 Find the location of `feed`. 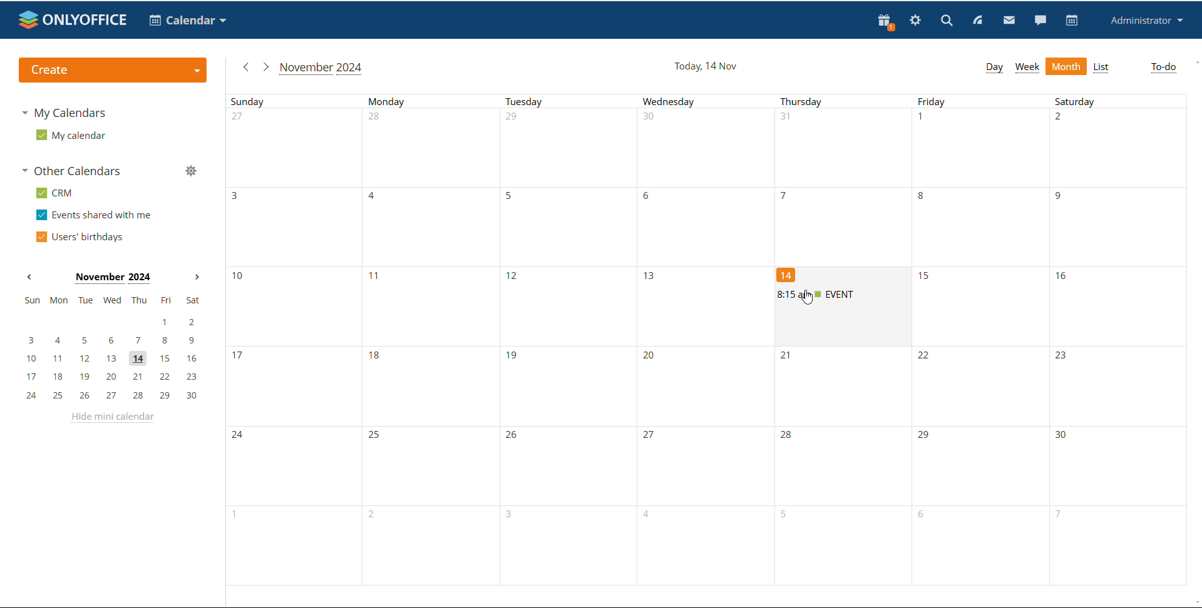

feed is located at coordinates (977, 21).